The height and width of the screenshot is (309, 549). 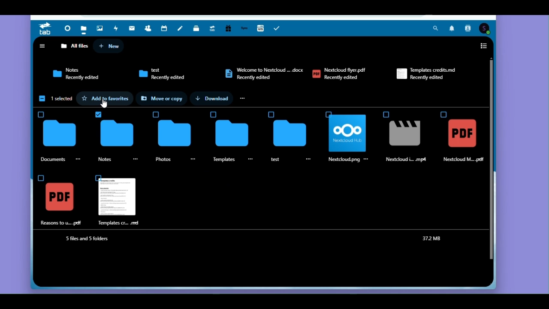 What do you see at coordinates (193, 159) in the screenshot?
I see `Ellipsis` at bounding box center [193, 159].